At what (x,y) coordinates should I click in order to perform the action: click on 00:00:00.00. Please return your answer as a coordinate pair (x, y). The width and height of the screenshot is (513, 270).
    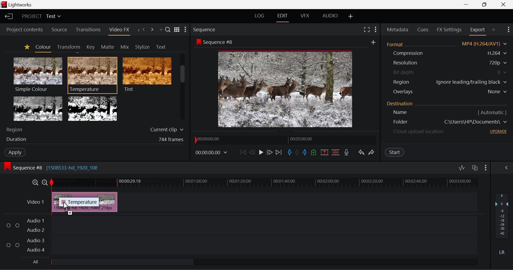
    Looking at the image, I should click on (209, 139).